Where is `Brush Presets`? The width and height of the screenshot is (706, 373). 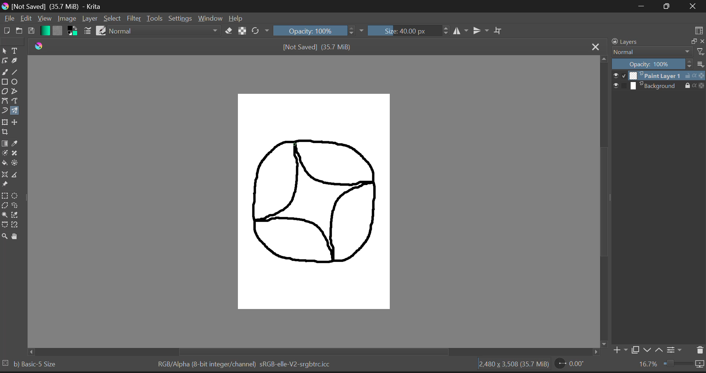
Brush Presets is located at coordinates (101, 30).